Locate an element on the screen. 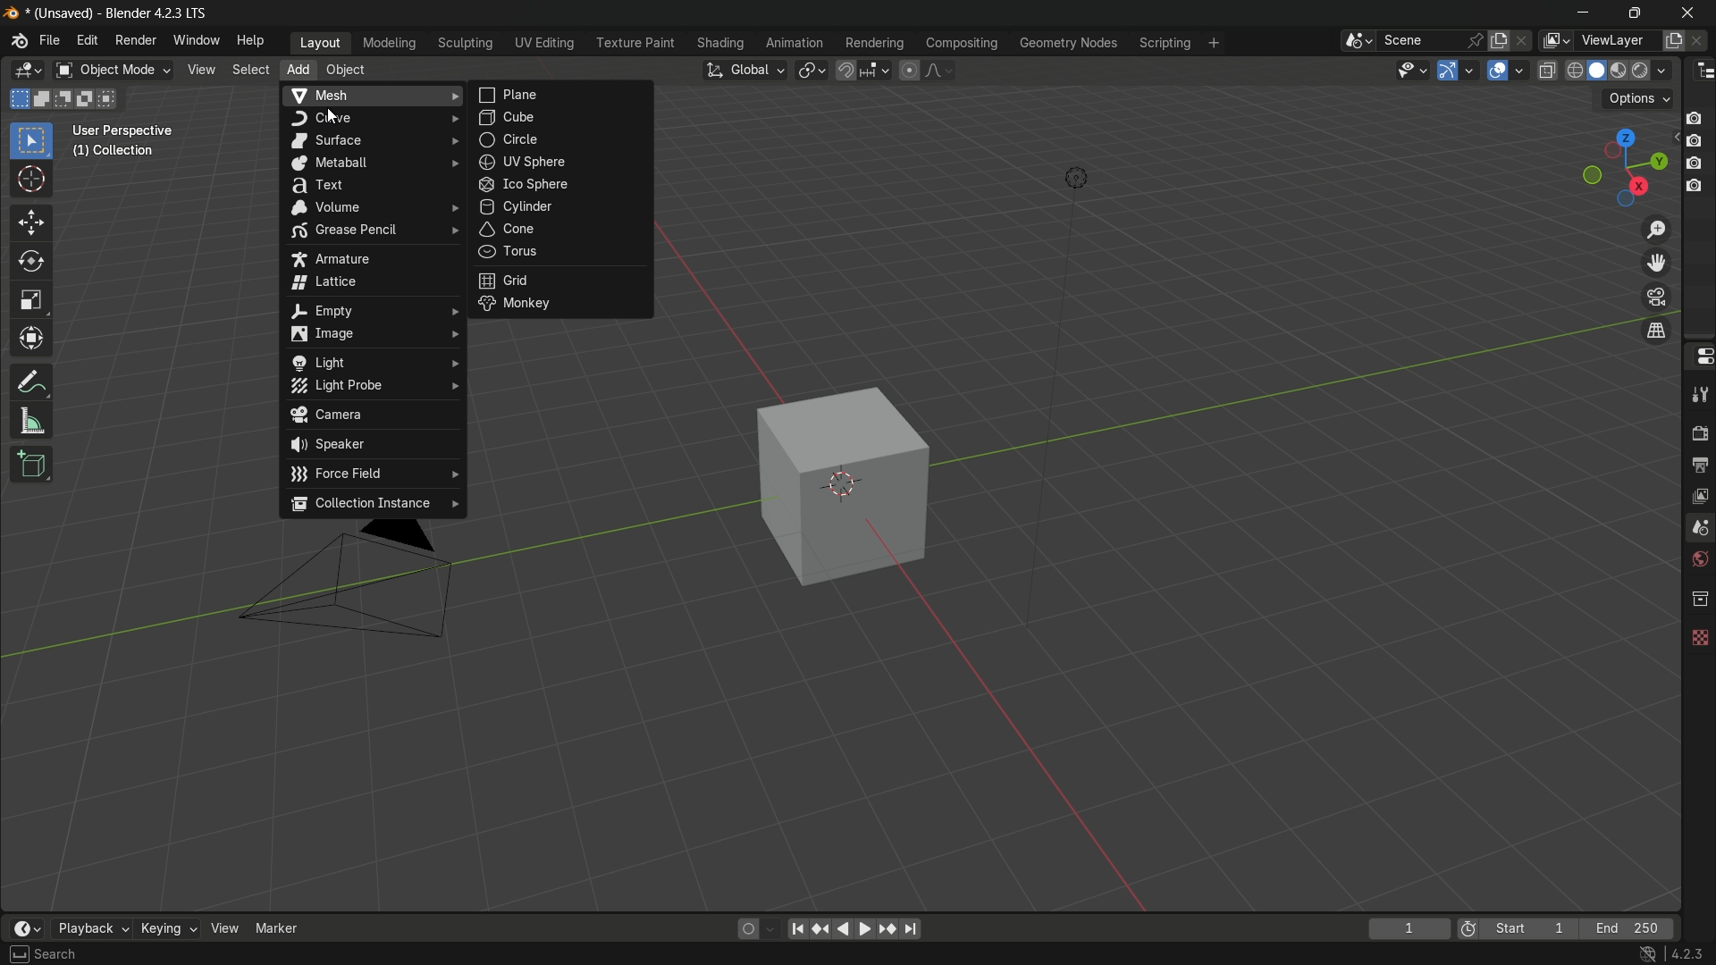 This screenshot has width=1716, height=965. blender logo is located at coordinates (17, 43).